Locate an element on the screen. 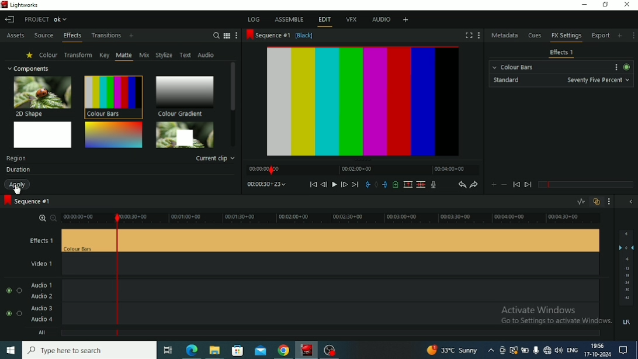 The height and width of the screenshot is (359, 638). video recorder is located at coordinates (504, 350).